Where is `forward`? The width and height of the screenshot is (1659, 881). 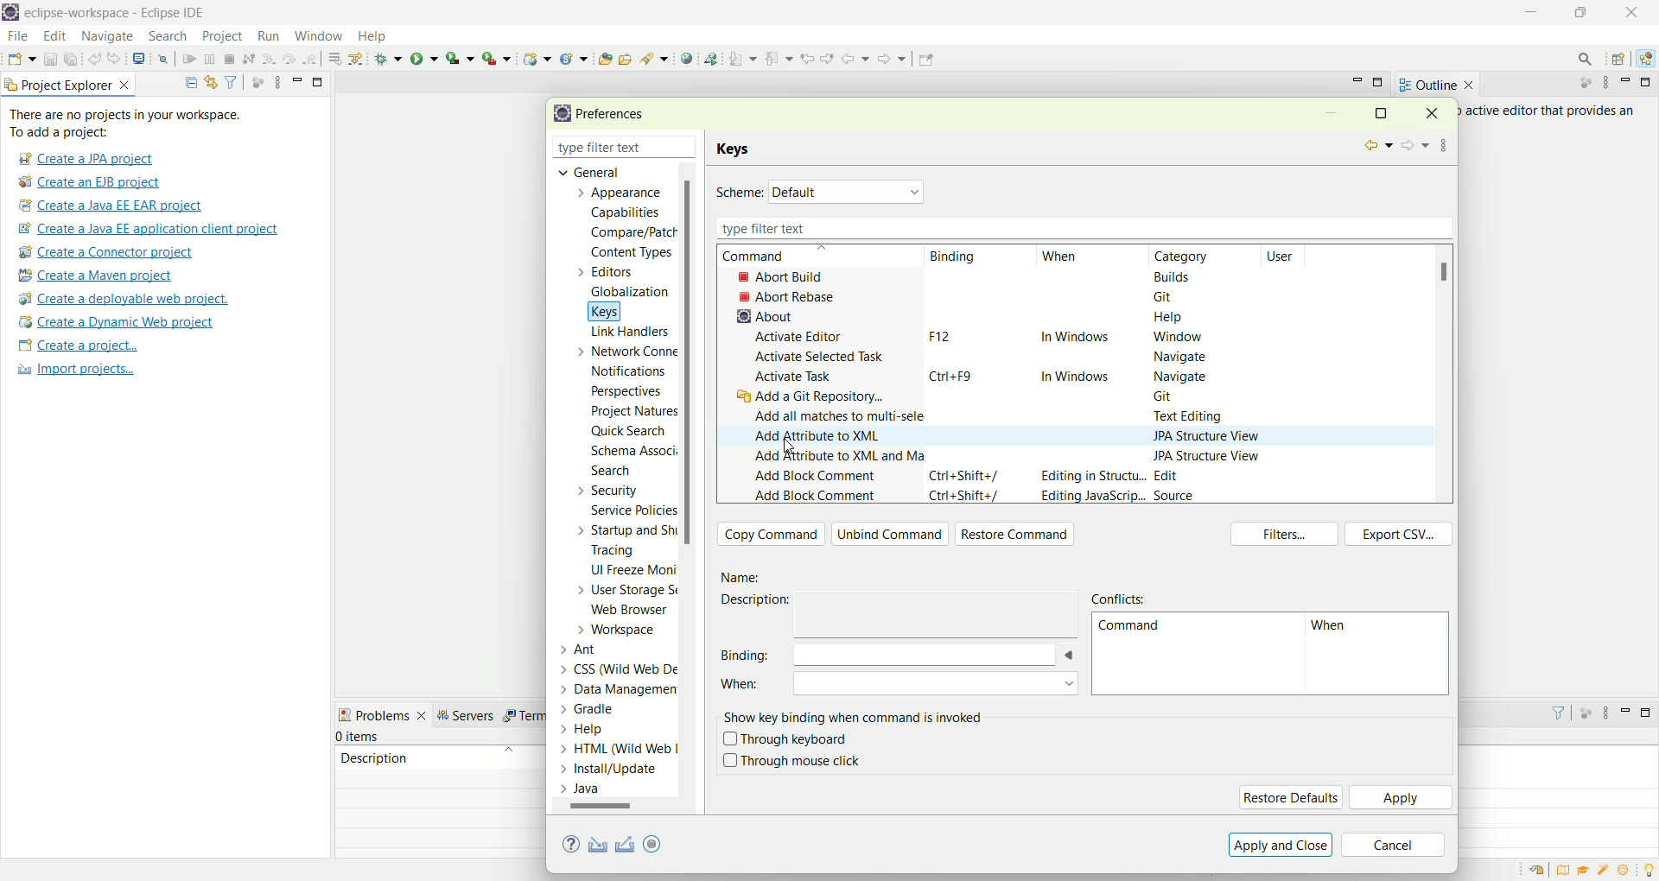 forward is located at coordinates (890, 63).